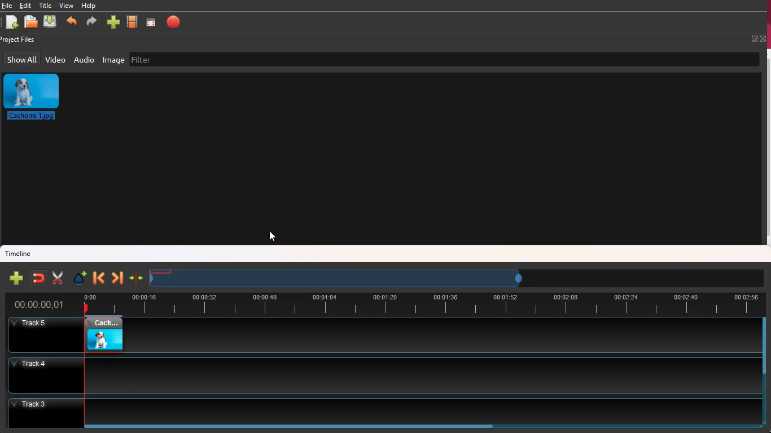 This screenshot has height=433, width=771. Describe the element at coordinates (31, 23) in the screenshot. I see `open` at that location.